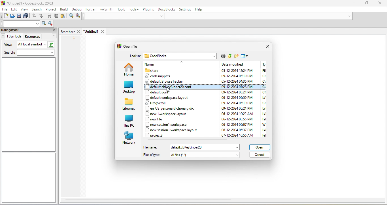 The height and width of the screenshot is (205, 387). Describe the element at coordinates (237, 119) in the screenshot. I see `date` at that location.